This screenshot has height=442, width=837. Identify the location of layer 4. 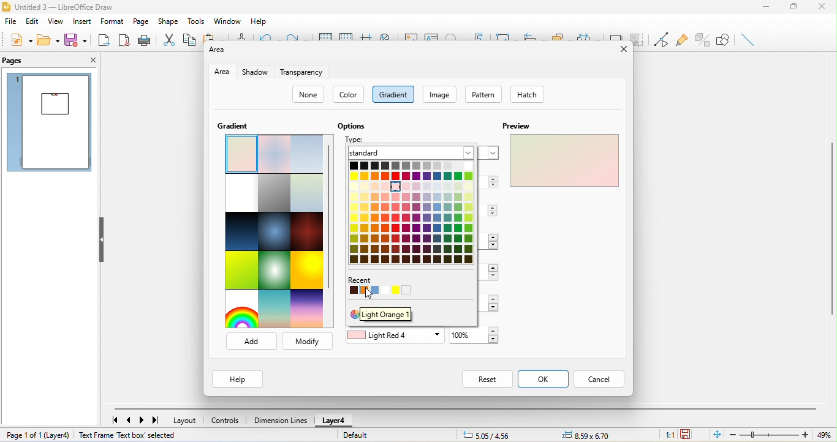
(333, 422).